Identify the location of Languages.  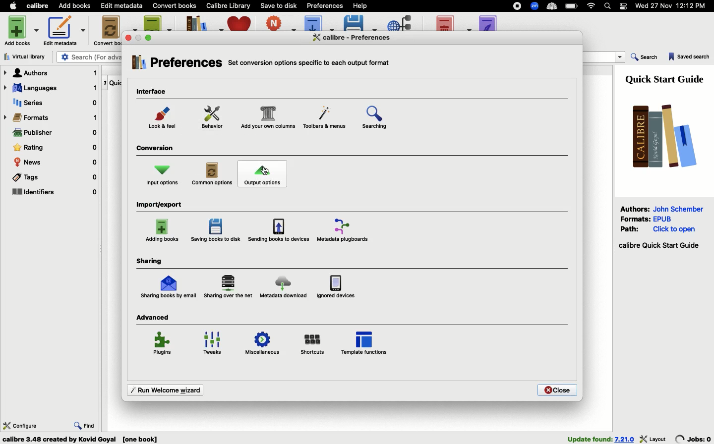
(50, 89).